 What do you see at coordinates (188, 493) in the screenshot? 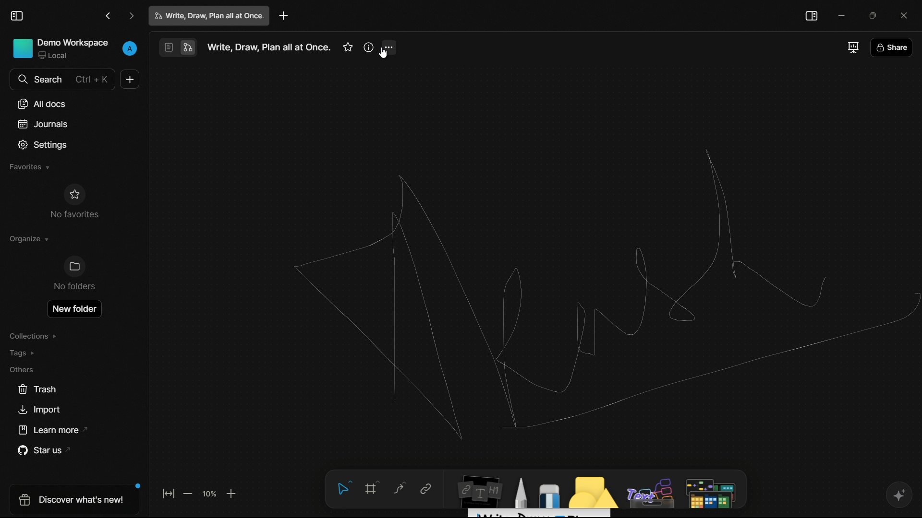
I see `zoom out` at bounding box center [188, 493].